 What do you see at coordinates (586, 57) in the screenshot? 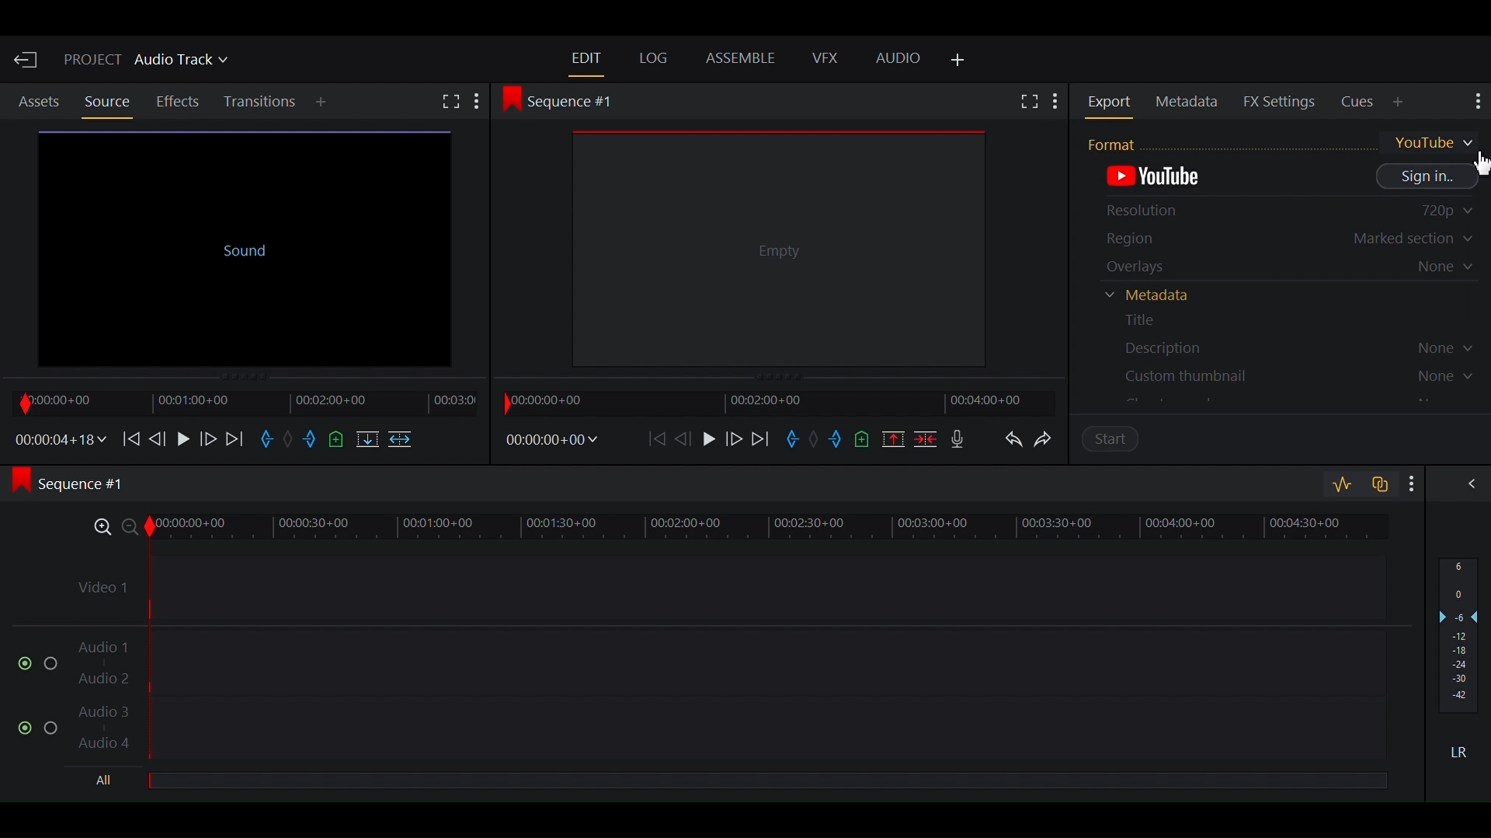
I see `Edit` at bounding box center [586, 57].